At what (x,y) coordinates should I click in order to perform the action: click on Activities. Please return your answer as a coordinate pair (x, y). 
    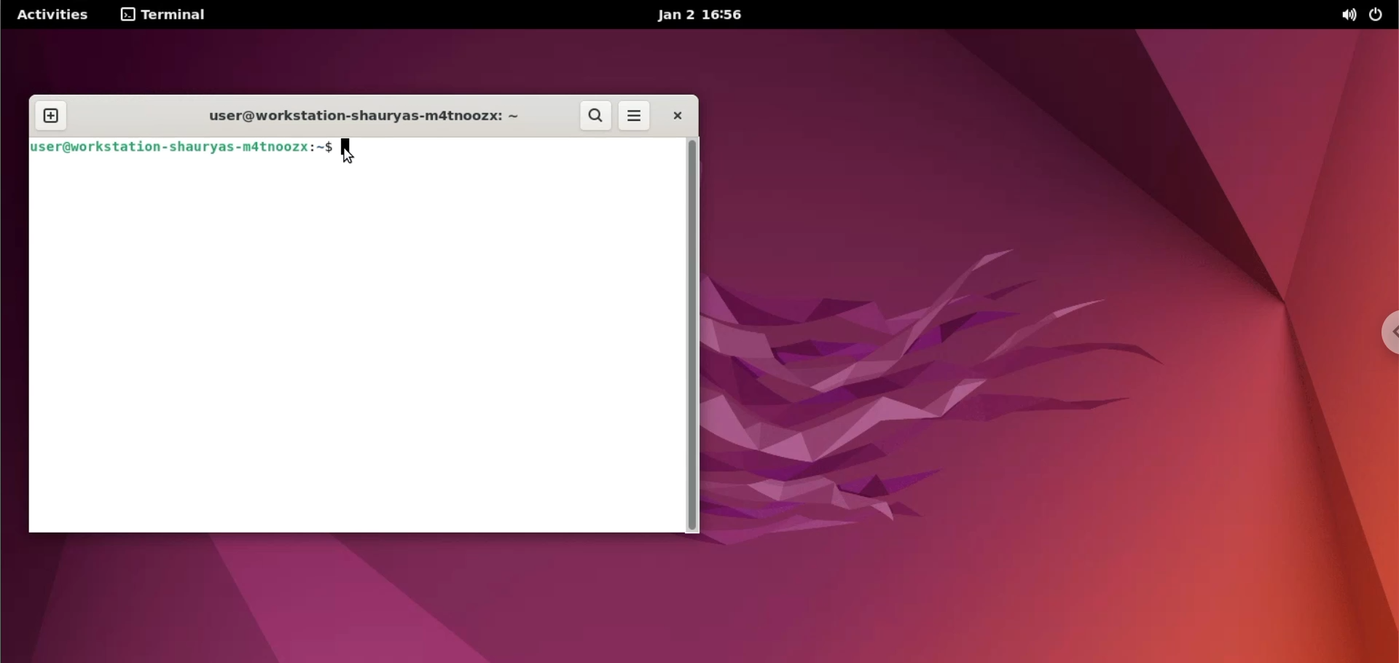
    Looking at the image, I should click on (60, 15).